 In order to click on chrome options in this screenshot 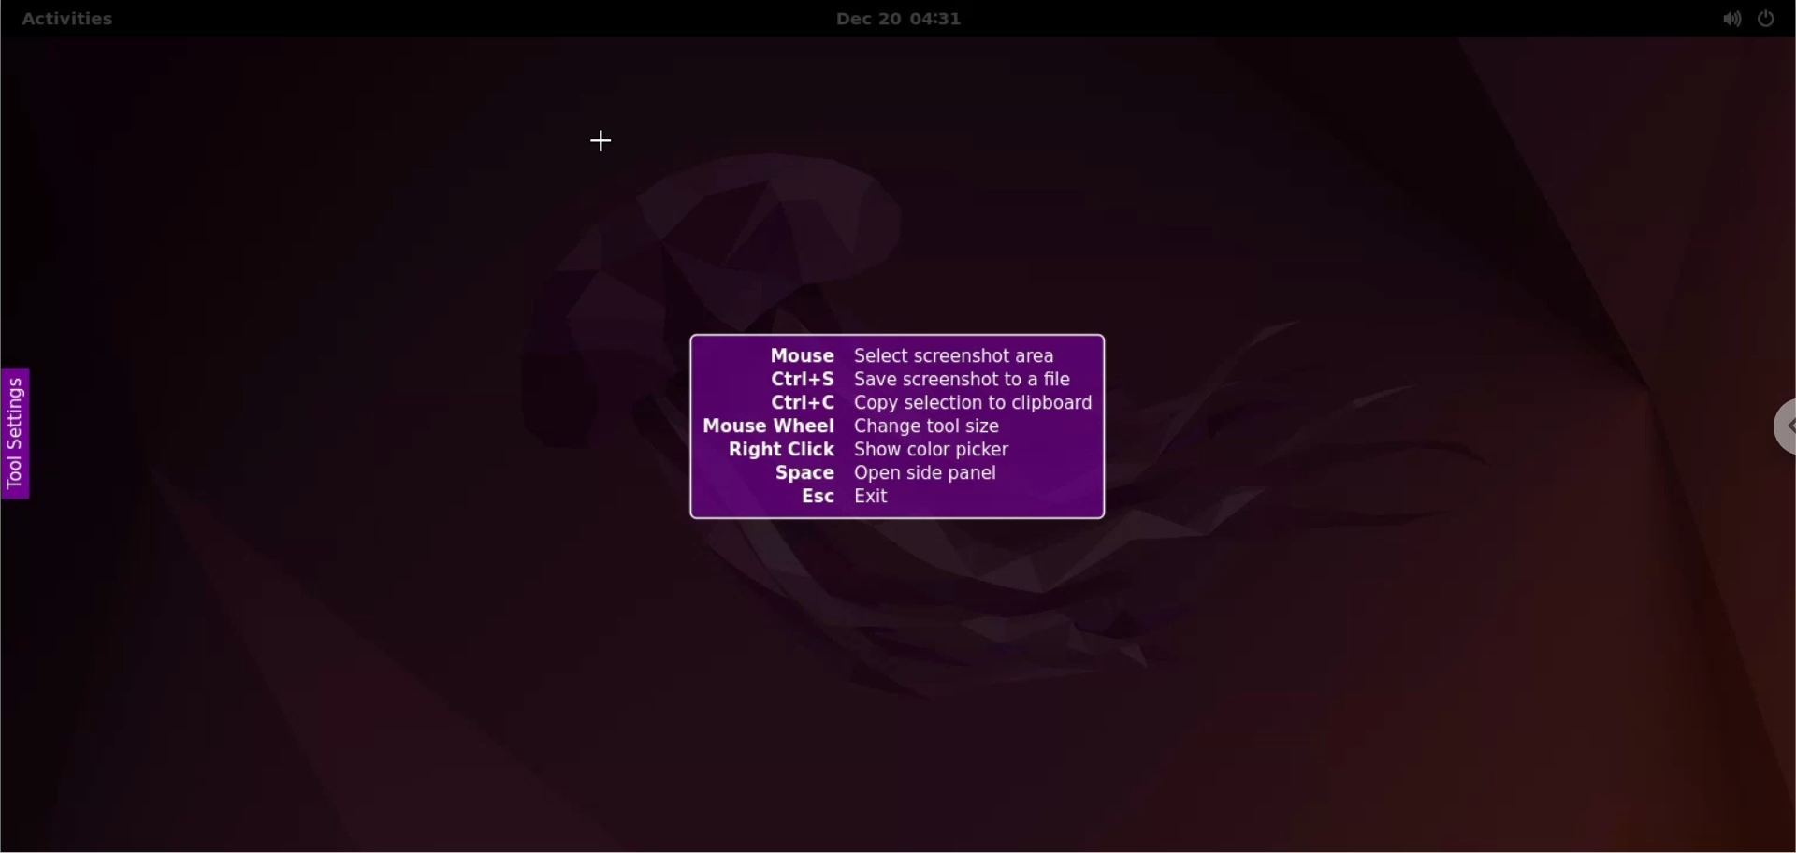, I will do `click(1781, 427)`.